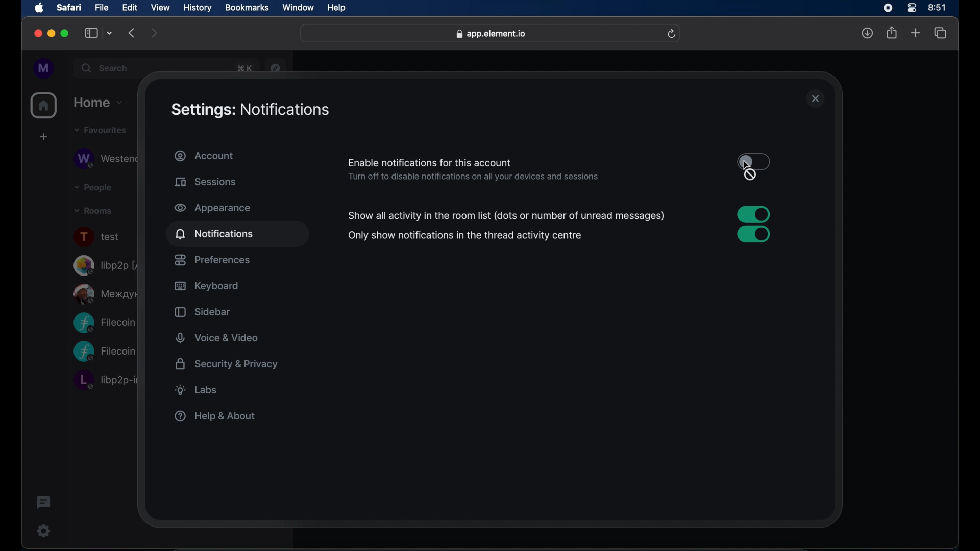  I want to click on create space, so click(43, 137).